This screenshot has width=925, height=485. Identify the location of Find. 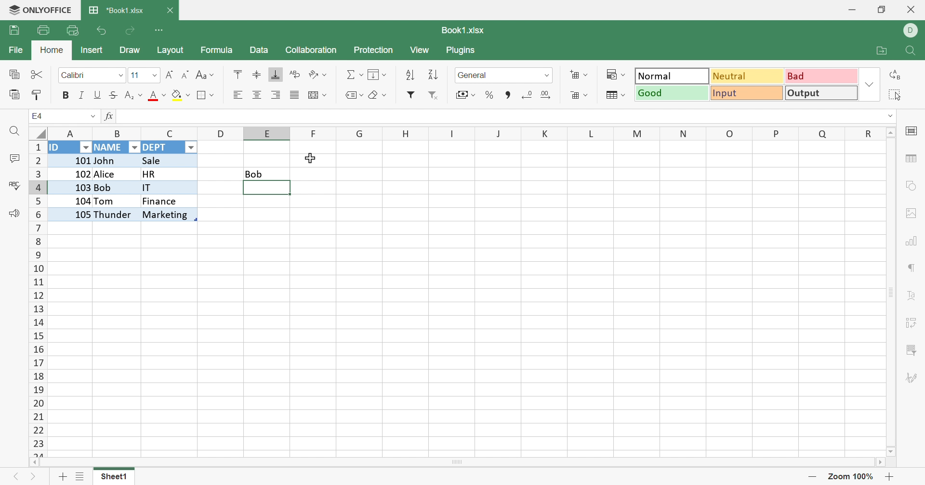
(13, 133).